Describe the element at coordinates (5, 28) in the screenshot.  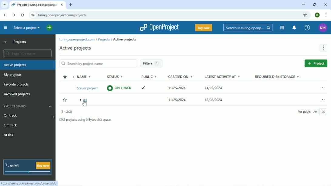
I see `Collapse project menu` at that location.